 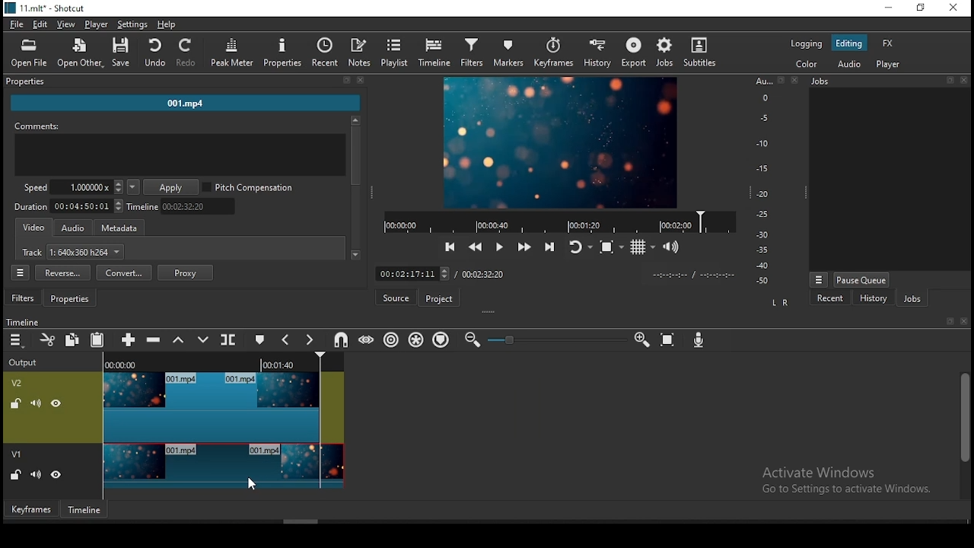 I want to click on markers, so click(x=511, y=53).